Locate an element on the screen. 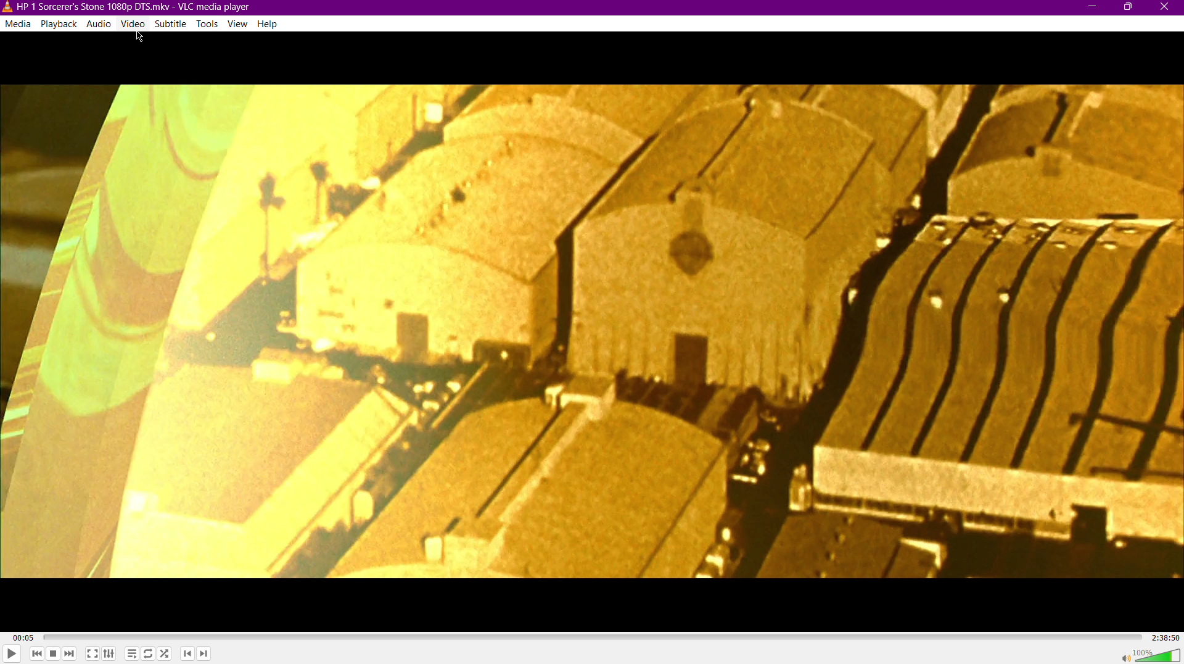 The width and height of the screenshot is (1184, 664). Close is located at coordinates (1163, 7).